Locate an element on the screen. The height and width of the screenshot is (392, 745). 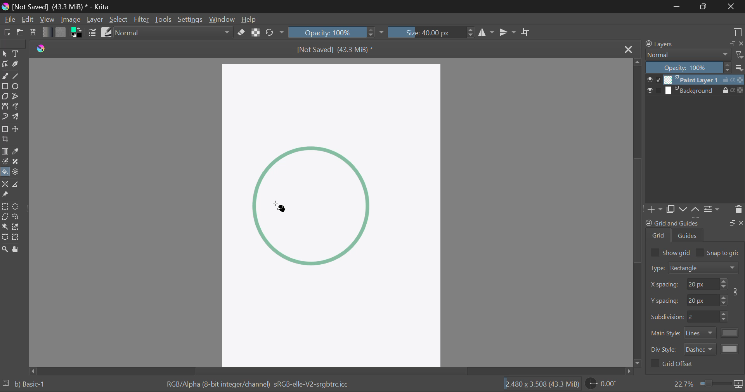
Magnetic Selection is located at coordinates (17, 237).